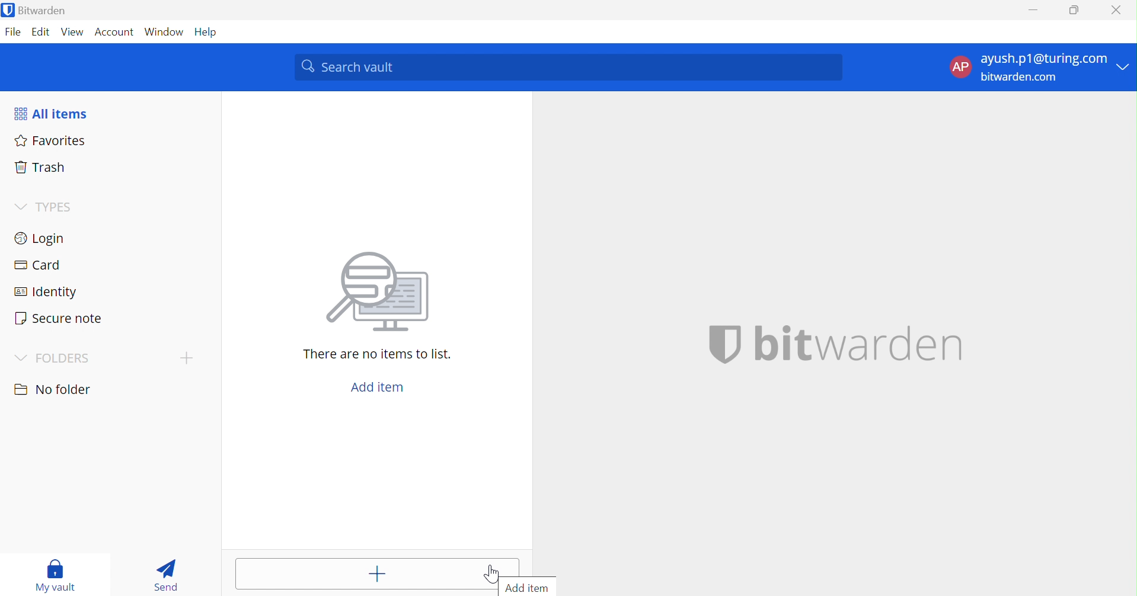 This screenshot has height=596, width=1137. What do you see at coordinates (1116, 10) in the screenshot?
I see `Close` at bounding box center [1116, 10].